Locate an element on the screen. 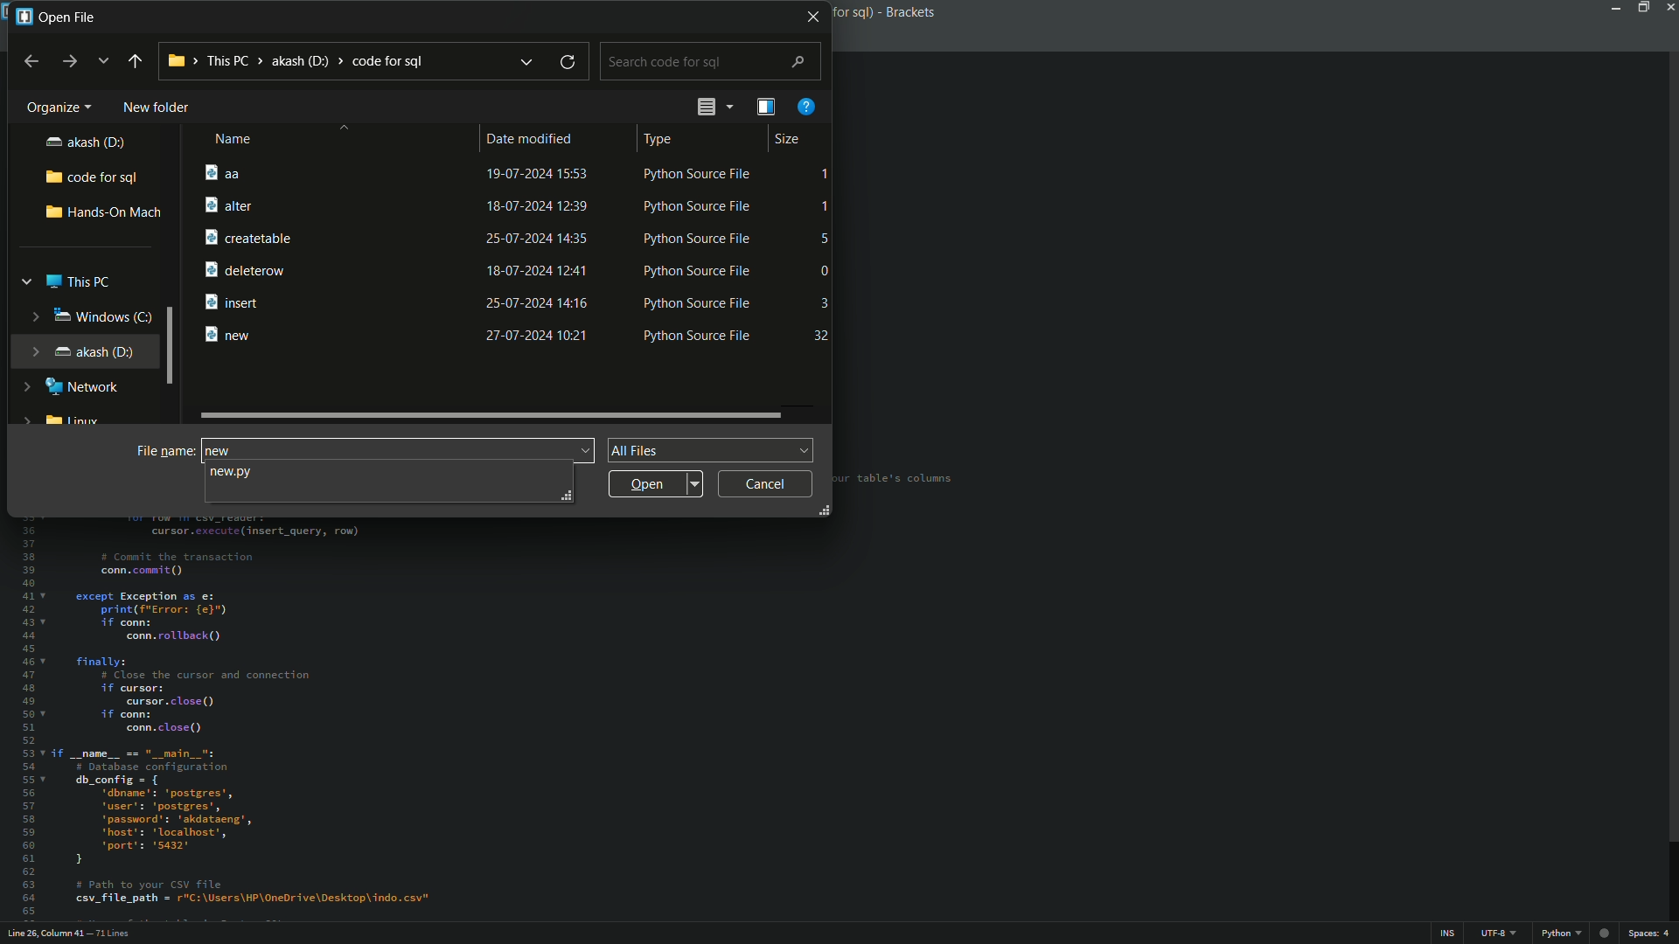 The width and height of the screenshot is (1679, 944). number of lines is located at coordinates (113, 933).